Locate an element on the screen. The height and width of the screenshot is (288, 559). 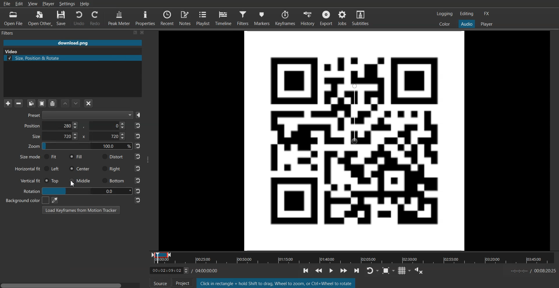
Timeline is located at coordinates (166, 271).